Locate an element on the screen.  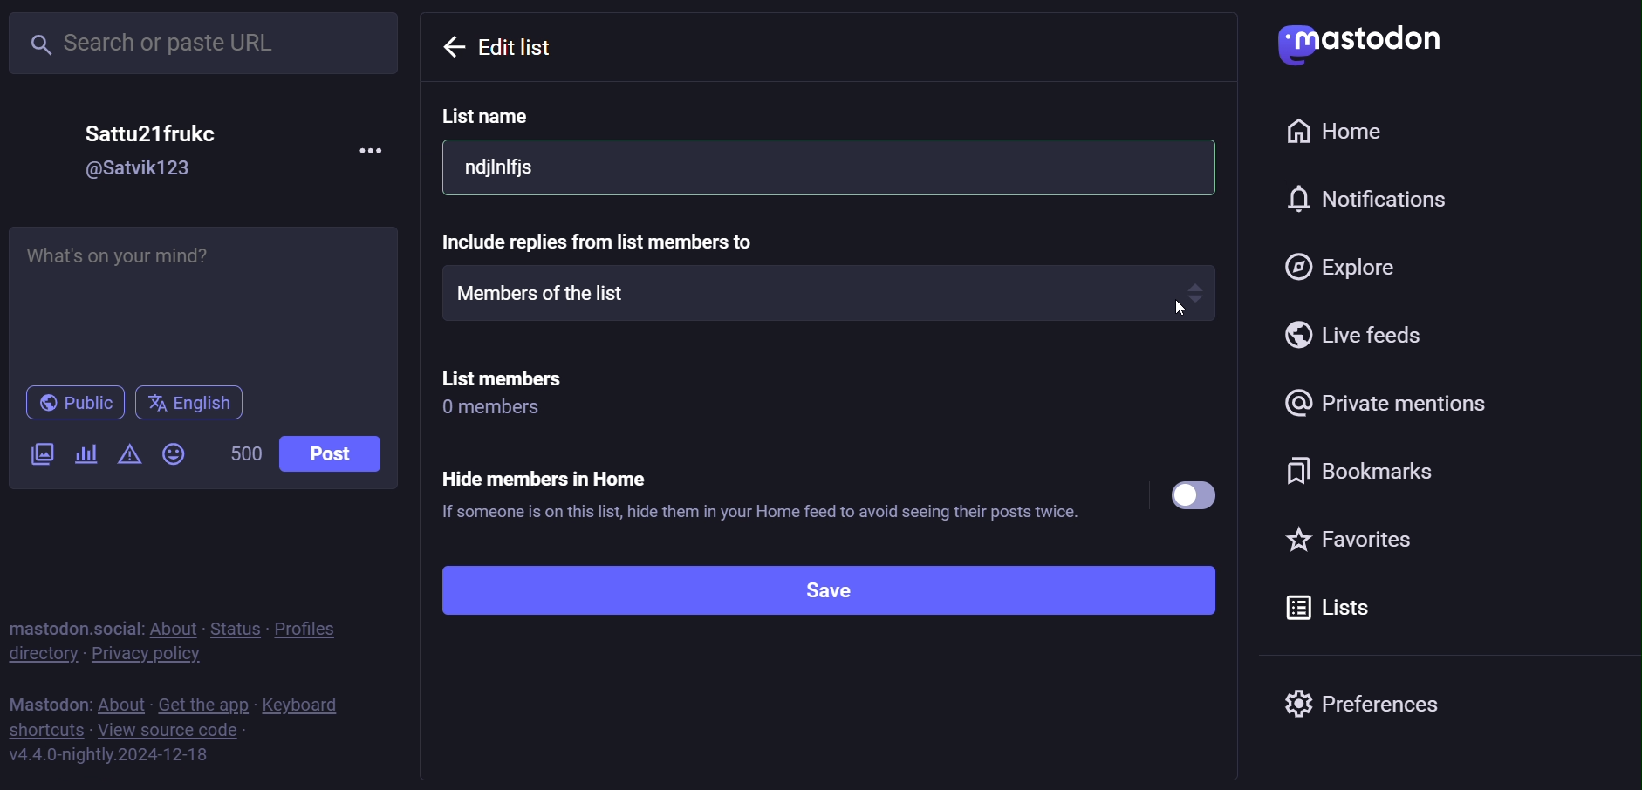
explore is located at coordinates (1338, 266).